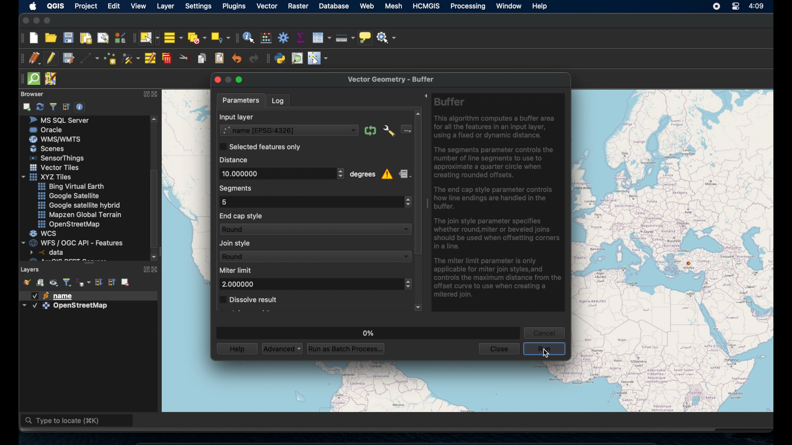 The height and width of the screenshot is (445, 792). I want to click on osm place search, so click(298, 58).